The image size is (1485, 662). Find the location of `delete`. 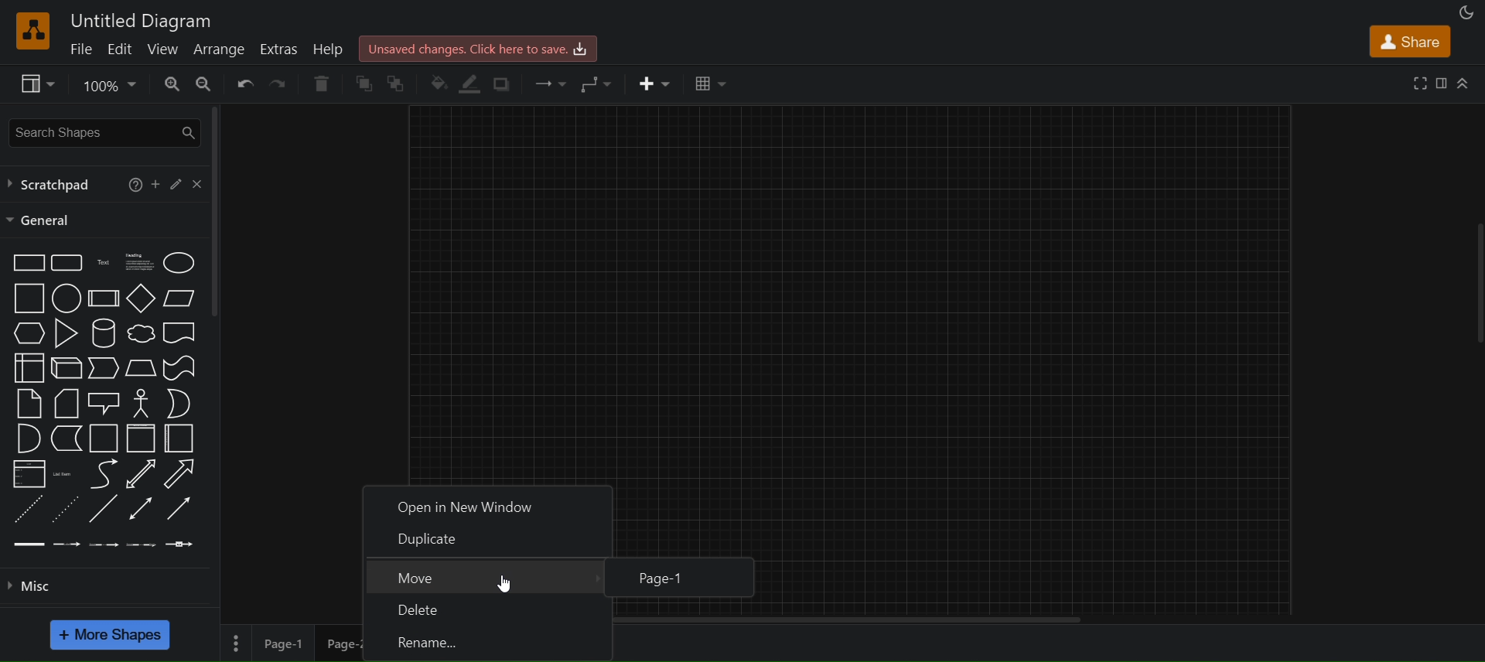

delete is located at coordinates (320, 84).